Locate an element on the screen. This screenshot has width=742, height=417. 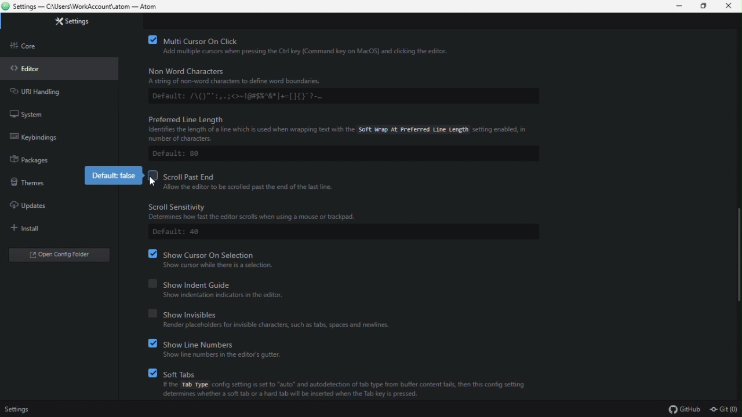
Show cursor on selection is located at coordinates (216, 253).